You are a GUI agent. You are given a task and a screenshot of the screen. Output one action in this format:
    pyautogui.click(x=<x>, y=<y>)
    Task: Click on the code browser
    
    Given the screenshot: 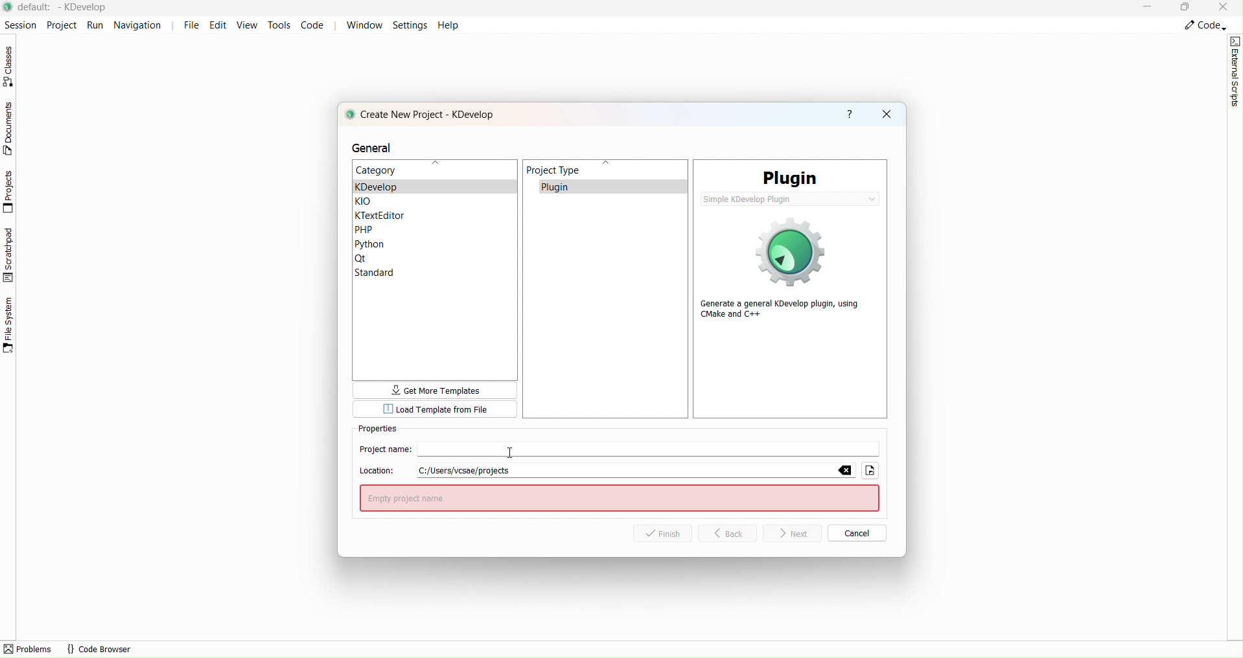 What is the action you would take?
    pyautogui.click(x=99, y=649)
    